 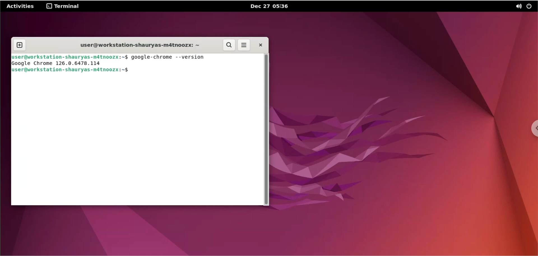 I want to click on user@workstation-shauryas-m4tnoozx: ~, so click(x=136, y=45).